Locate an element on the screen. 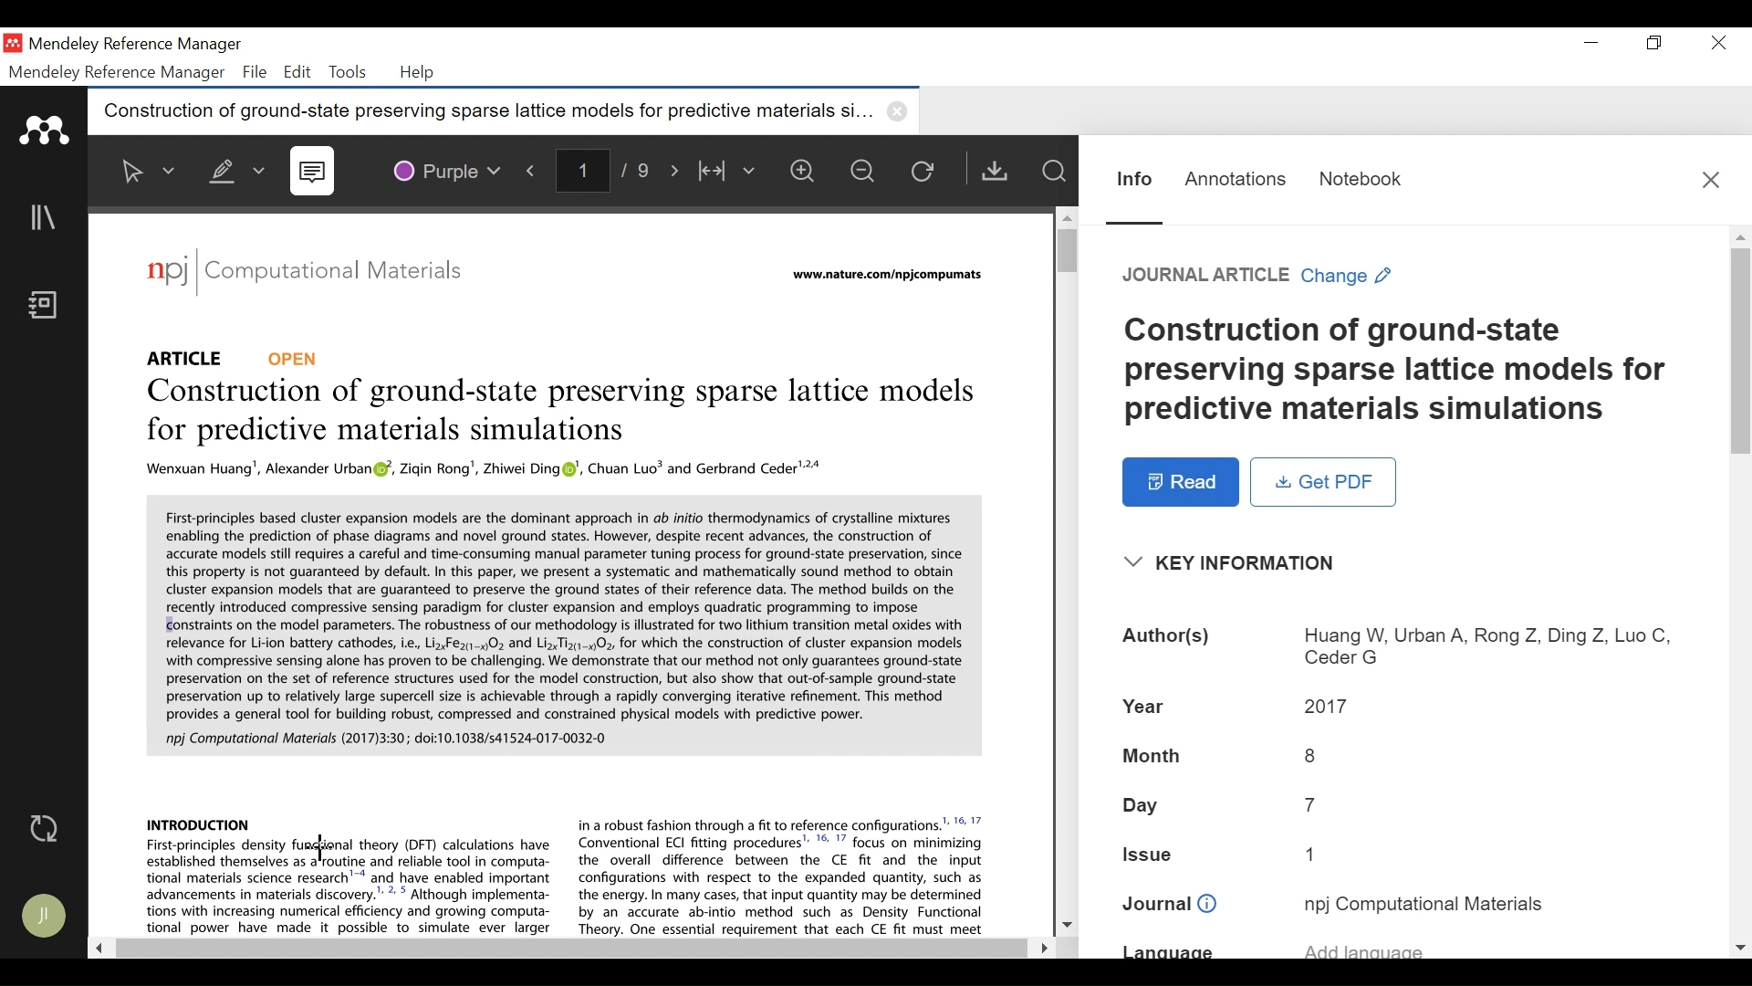 The image size is (1752, 986). Issue is located at coordinates (1403, 858).